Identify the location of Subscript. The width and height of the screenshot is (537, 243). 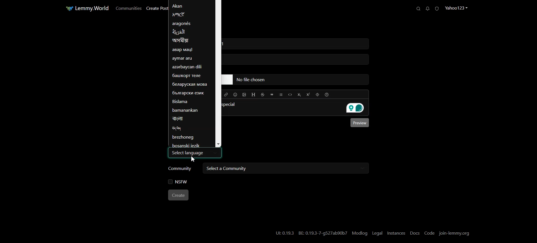
(300, 95).